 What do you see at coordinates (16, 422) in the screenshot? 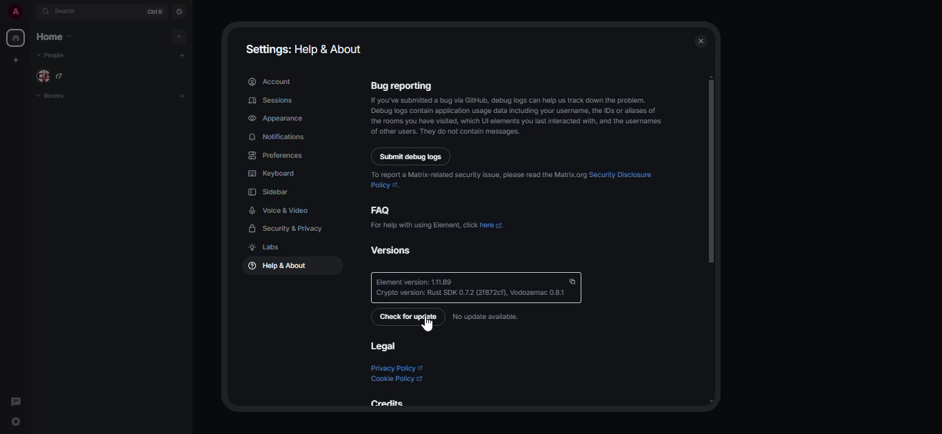
I see `quick settings` at bounding box center [16, 422].